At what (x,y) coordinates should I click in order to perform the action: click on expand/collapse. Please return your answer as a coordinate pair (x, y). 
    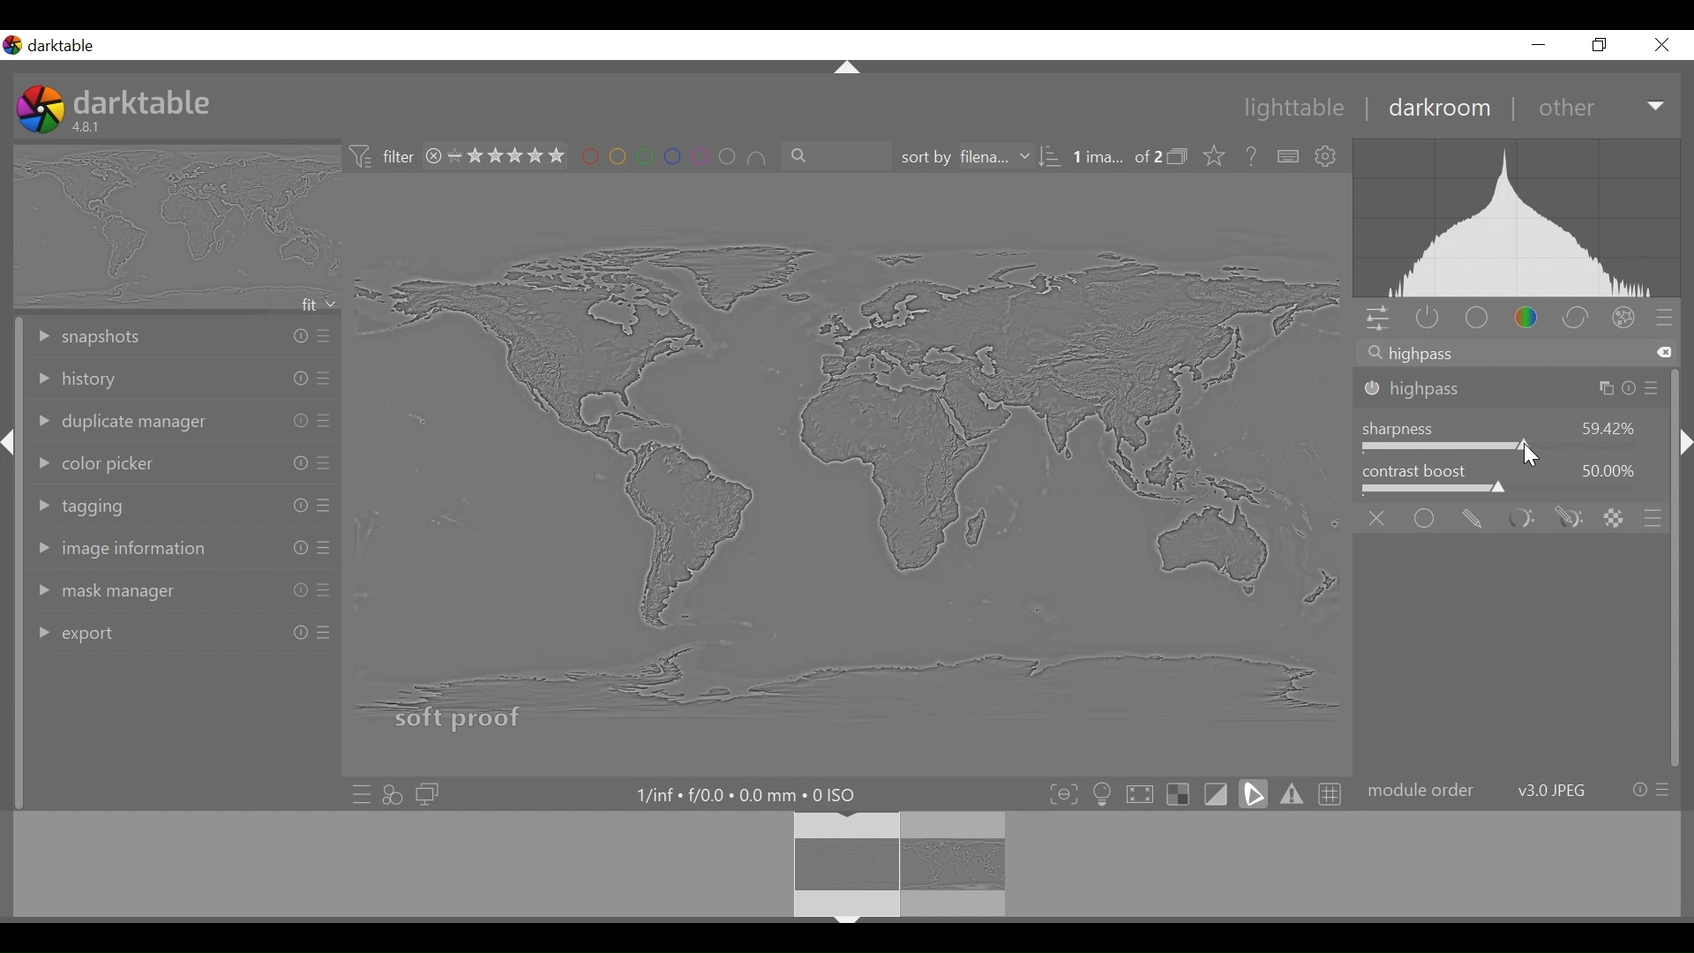
    Looking at the image, I should click on (846, 67).